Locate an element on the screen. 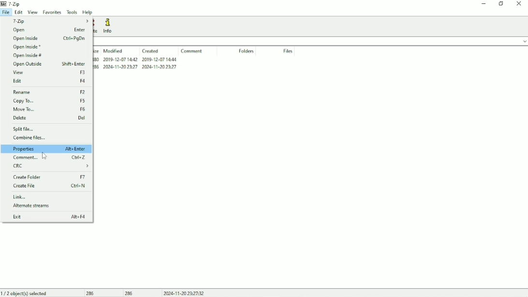  cursor is located at coordinates (44, 155).